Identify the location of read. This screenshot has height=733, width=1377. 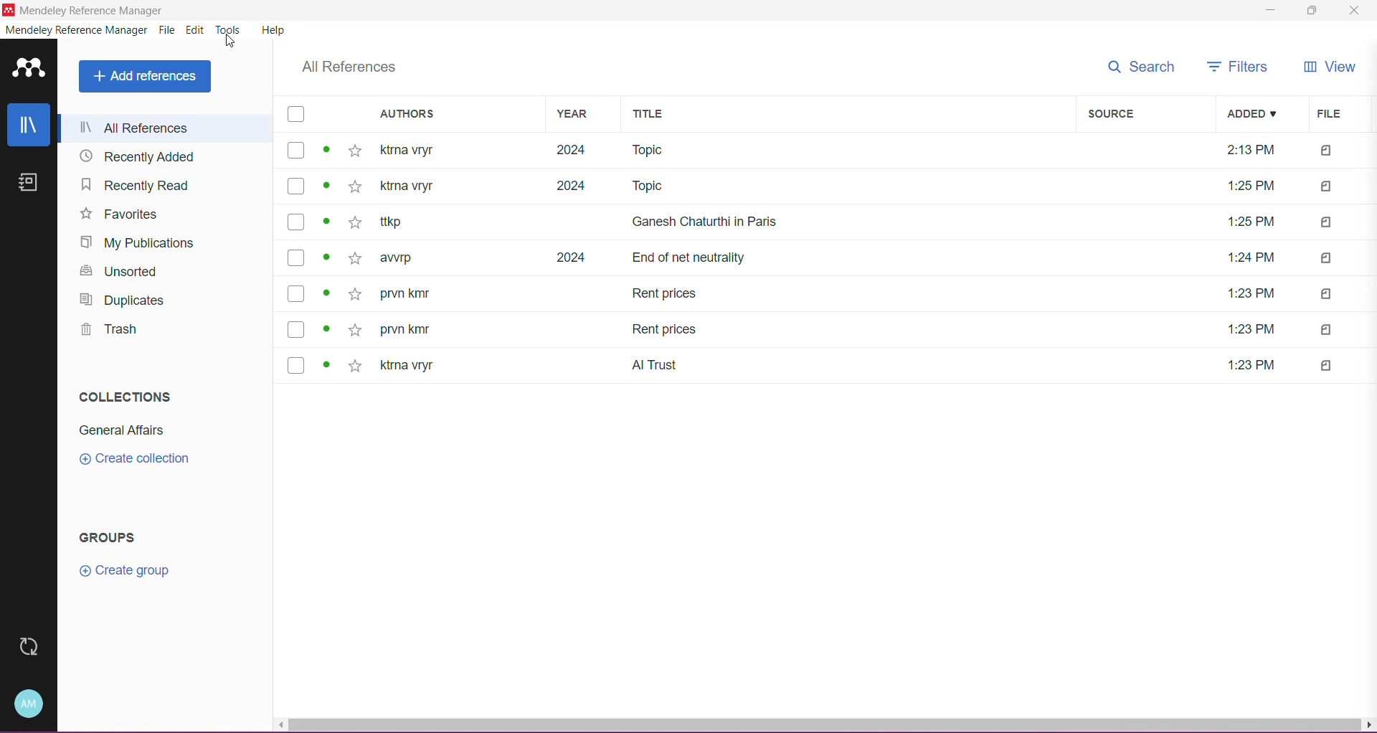
(326, 293).